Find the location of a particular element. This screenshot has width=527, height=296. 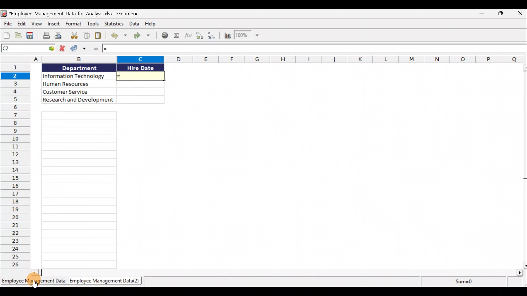

Print the current file is located at coordinates (45, 36).